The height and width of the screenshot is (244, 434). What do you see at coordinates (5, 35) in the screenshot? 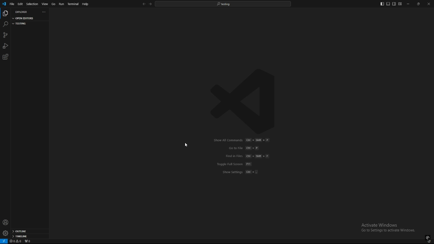
I see `source control` at bounding box center [5, 35].